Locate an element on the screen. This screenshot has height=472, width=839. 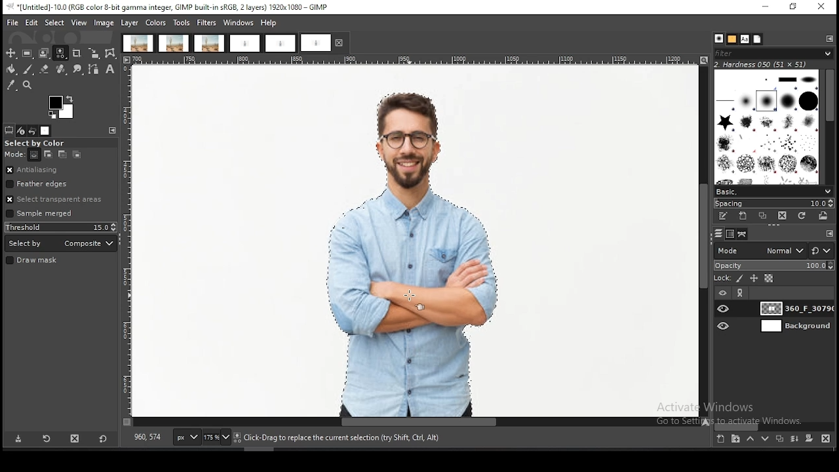
move layer one step down is located at coordinates (763, 439).